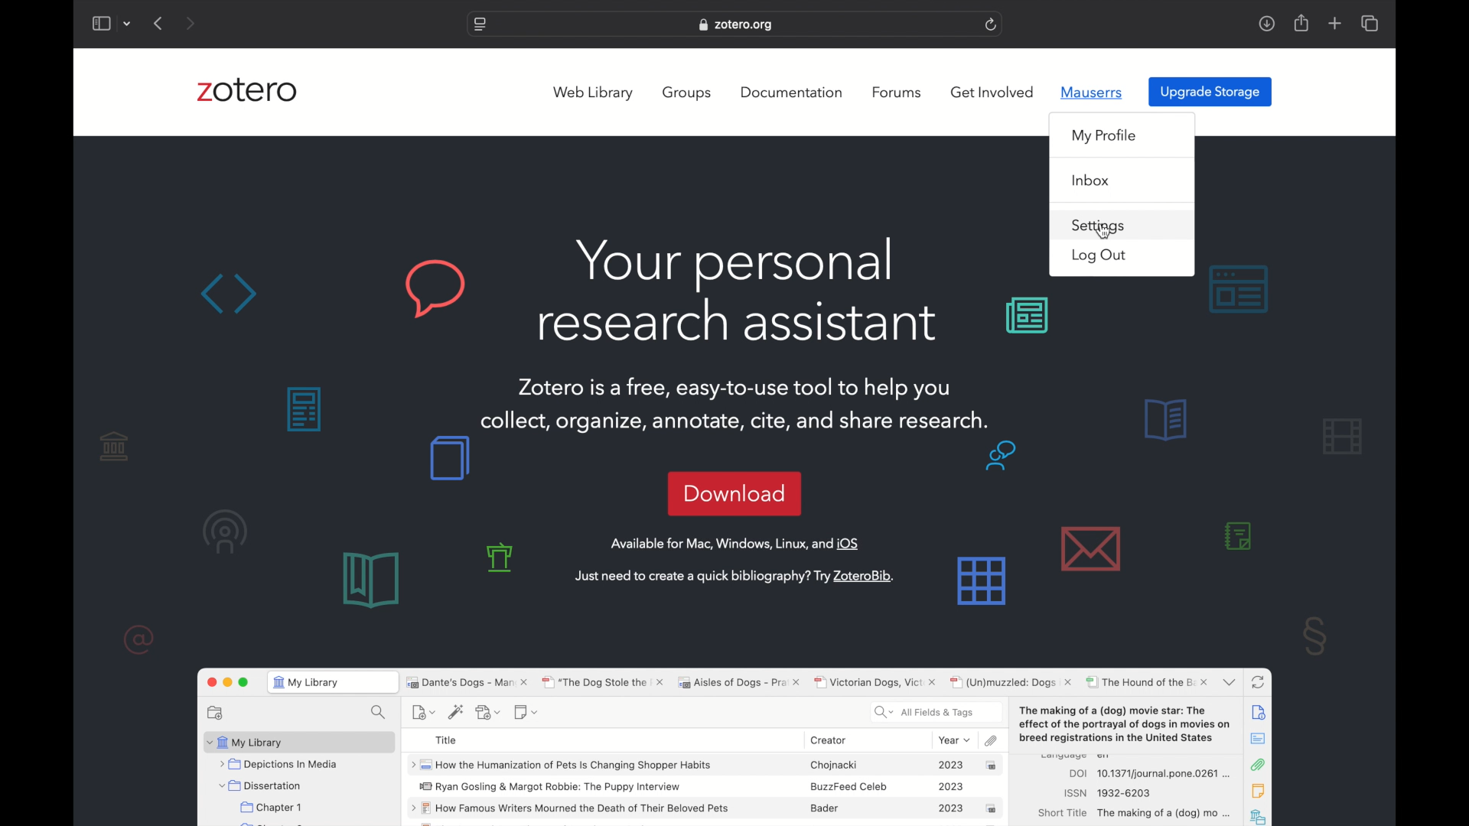  What do you see at coordinates (159, 23) in the screenshot?
I see `previous` at bounding box center [159, 23].